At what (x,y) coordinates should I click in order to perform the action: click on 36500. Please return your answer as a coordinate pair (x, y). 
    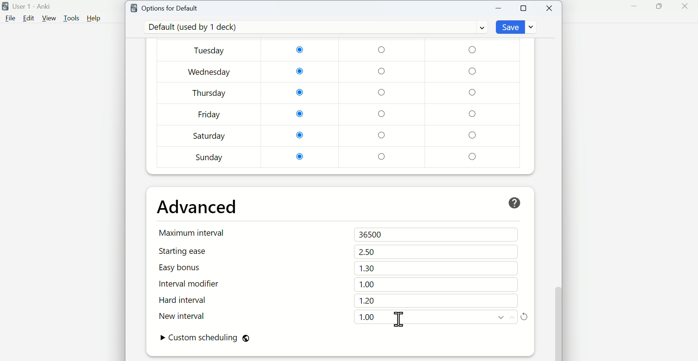
    Looking at the image, I should click on (372, 235).